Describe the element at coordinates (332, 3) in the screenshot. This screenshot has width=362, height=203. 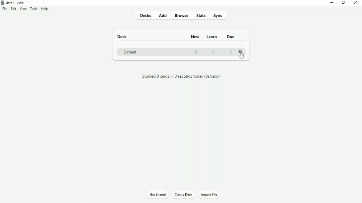
I see `Minimize` at that location.